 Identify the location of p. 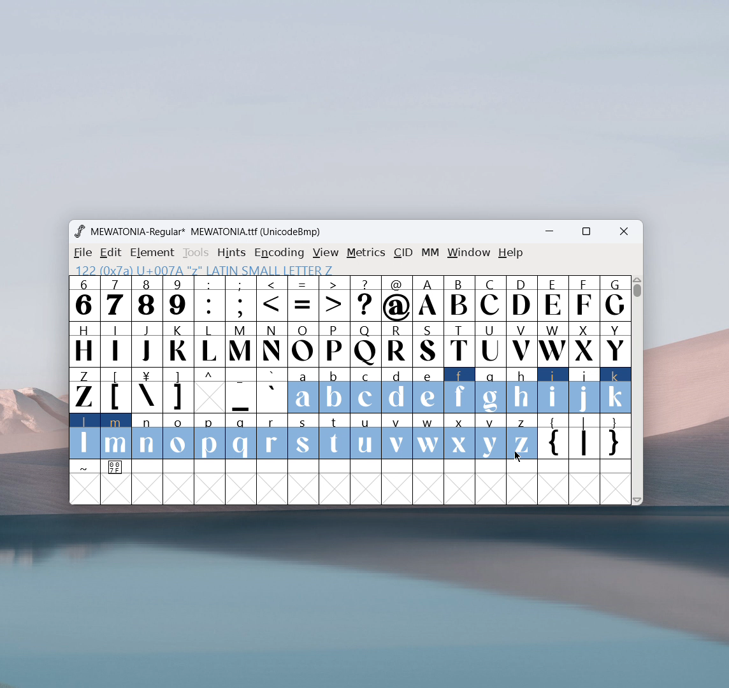
(211, 437).